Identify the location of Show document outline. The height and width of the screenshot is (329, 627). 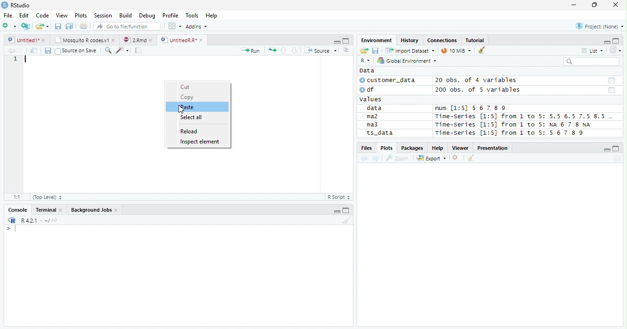
(345, 50).